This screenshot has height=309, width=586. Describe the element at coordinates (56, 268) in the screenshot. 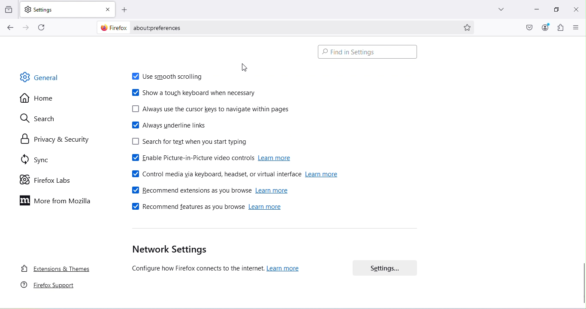

I see `Extensions and themes` at that location.